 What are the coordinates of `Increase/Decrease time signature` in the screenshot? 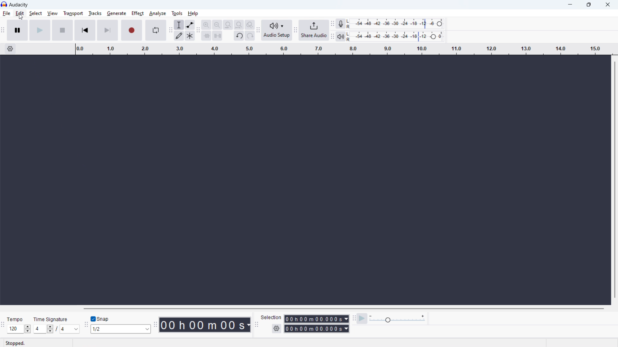 It's located at (50, 329).